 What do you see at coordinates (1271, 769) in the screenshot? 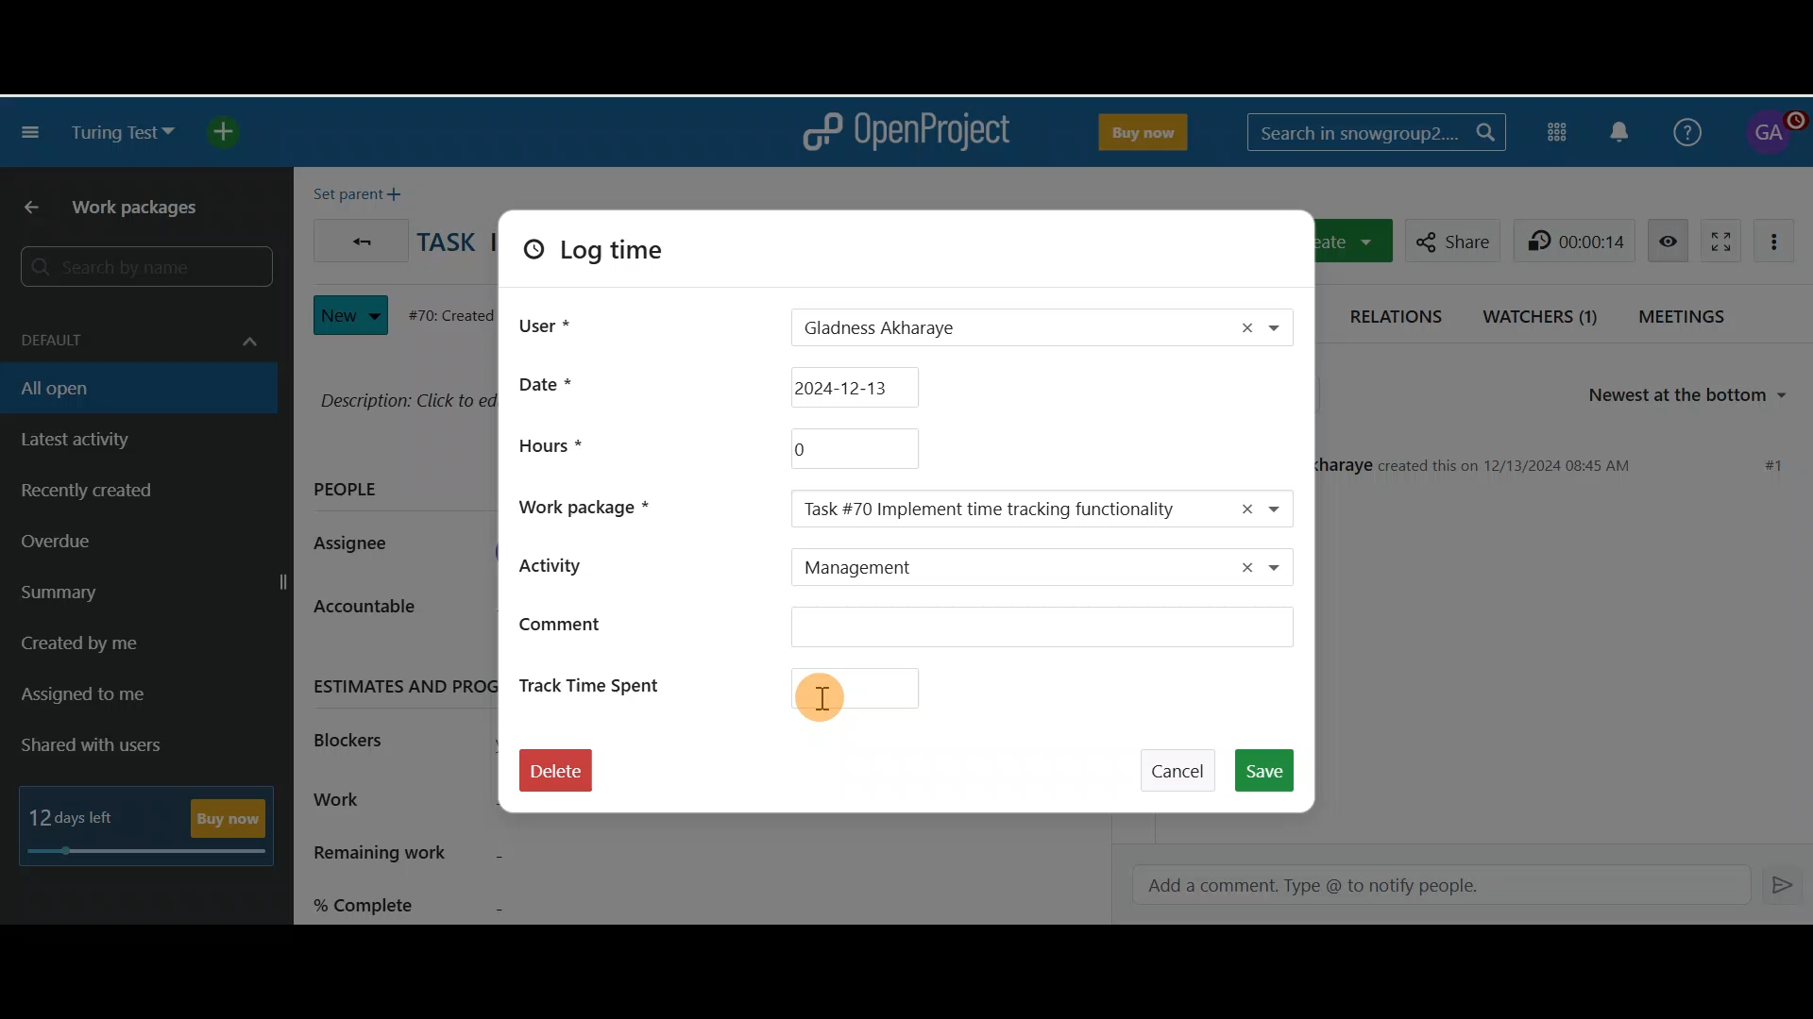
I see `Save` at bounding box center [1271, 769].